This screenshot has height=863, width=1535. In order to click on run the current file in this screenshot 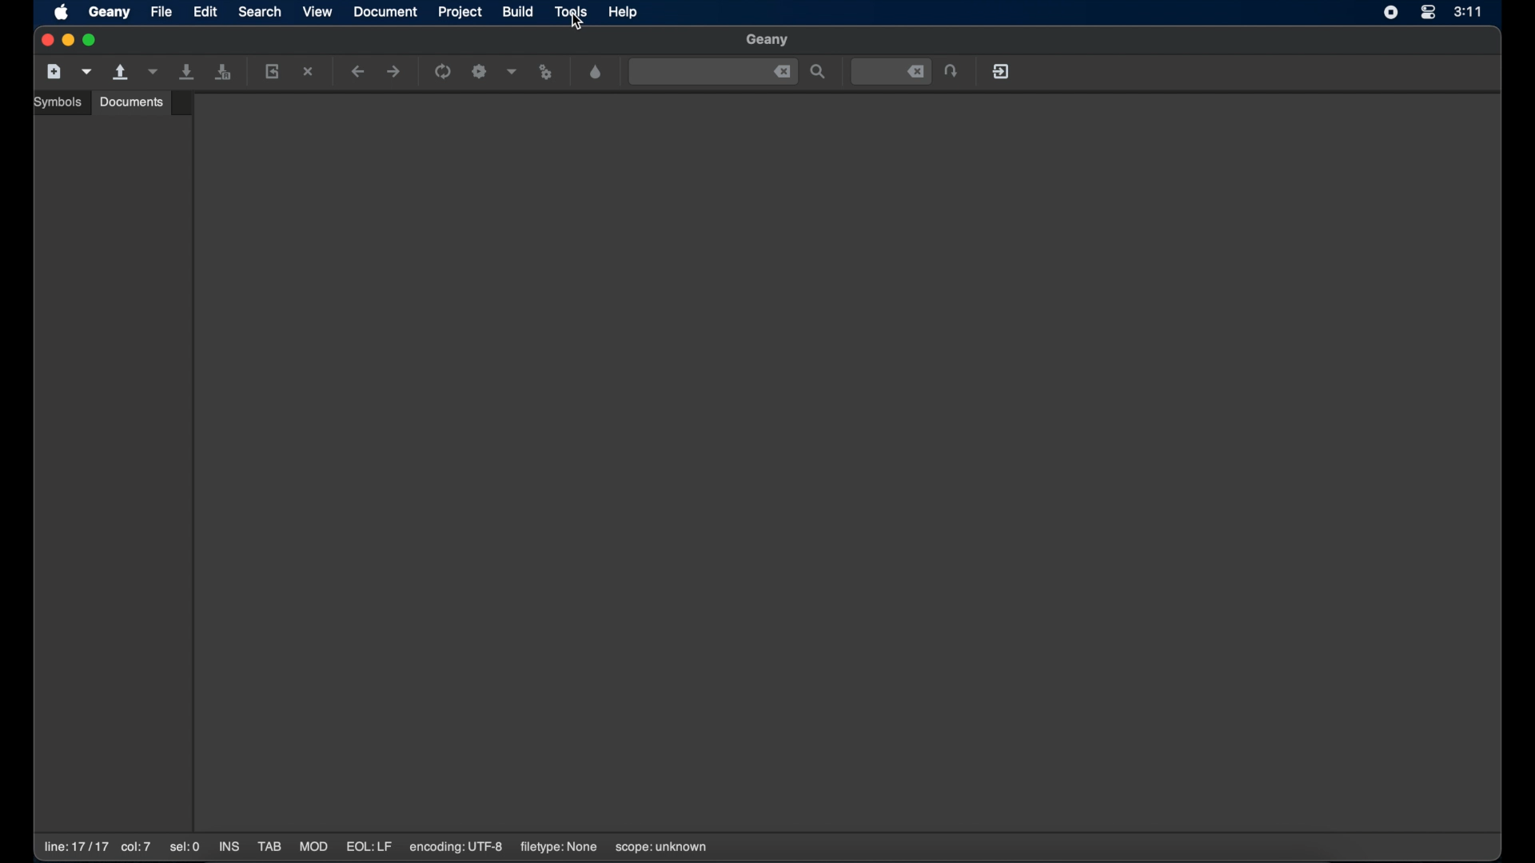, I will do `click(444, 72)`.